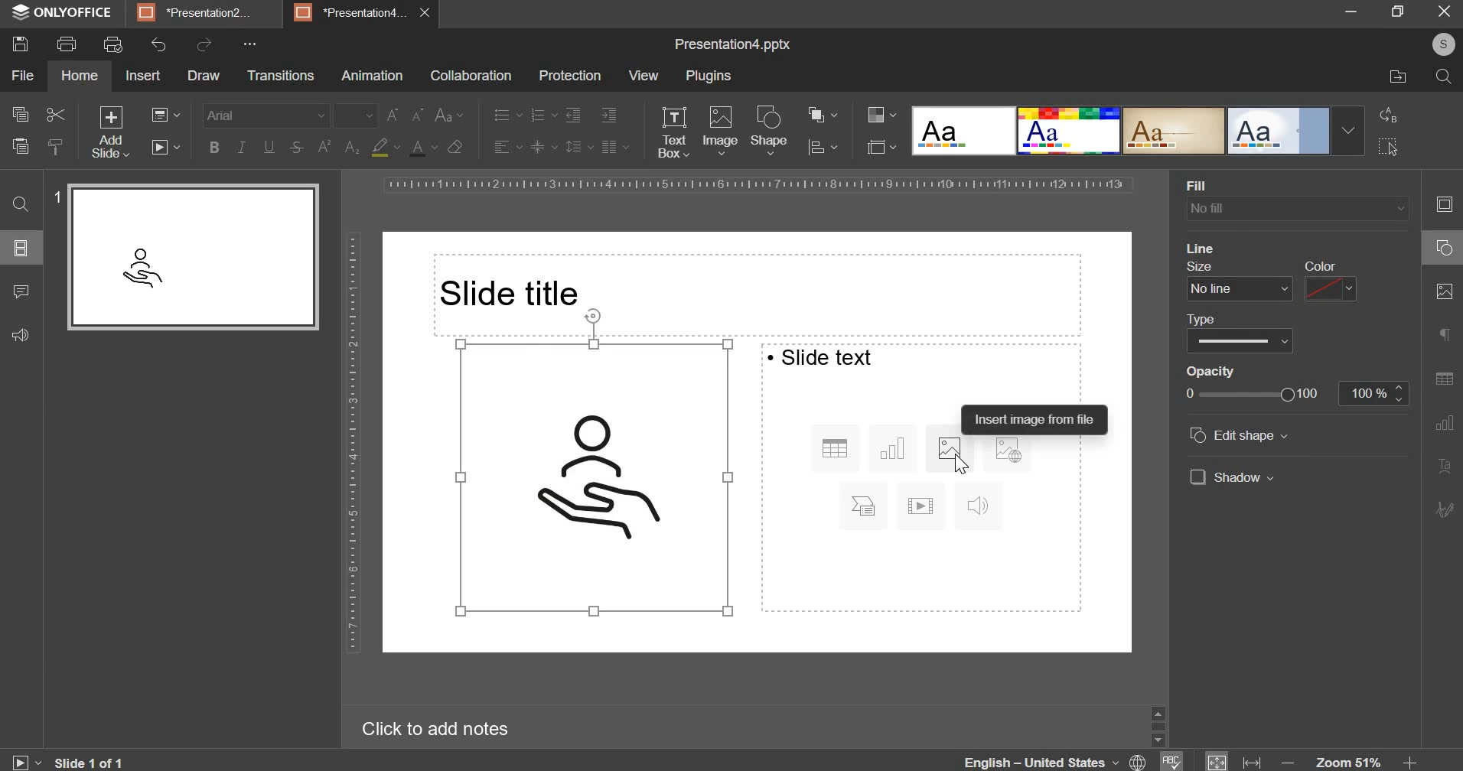  I want to click on bullets, so click(507, 115).